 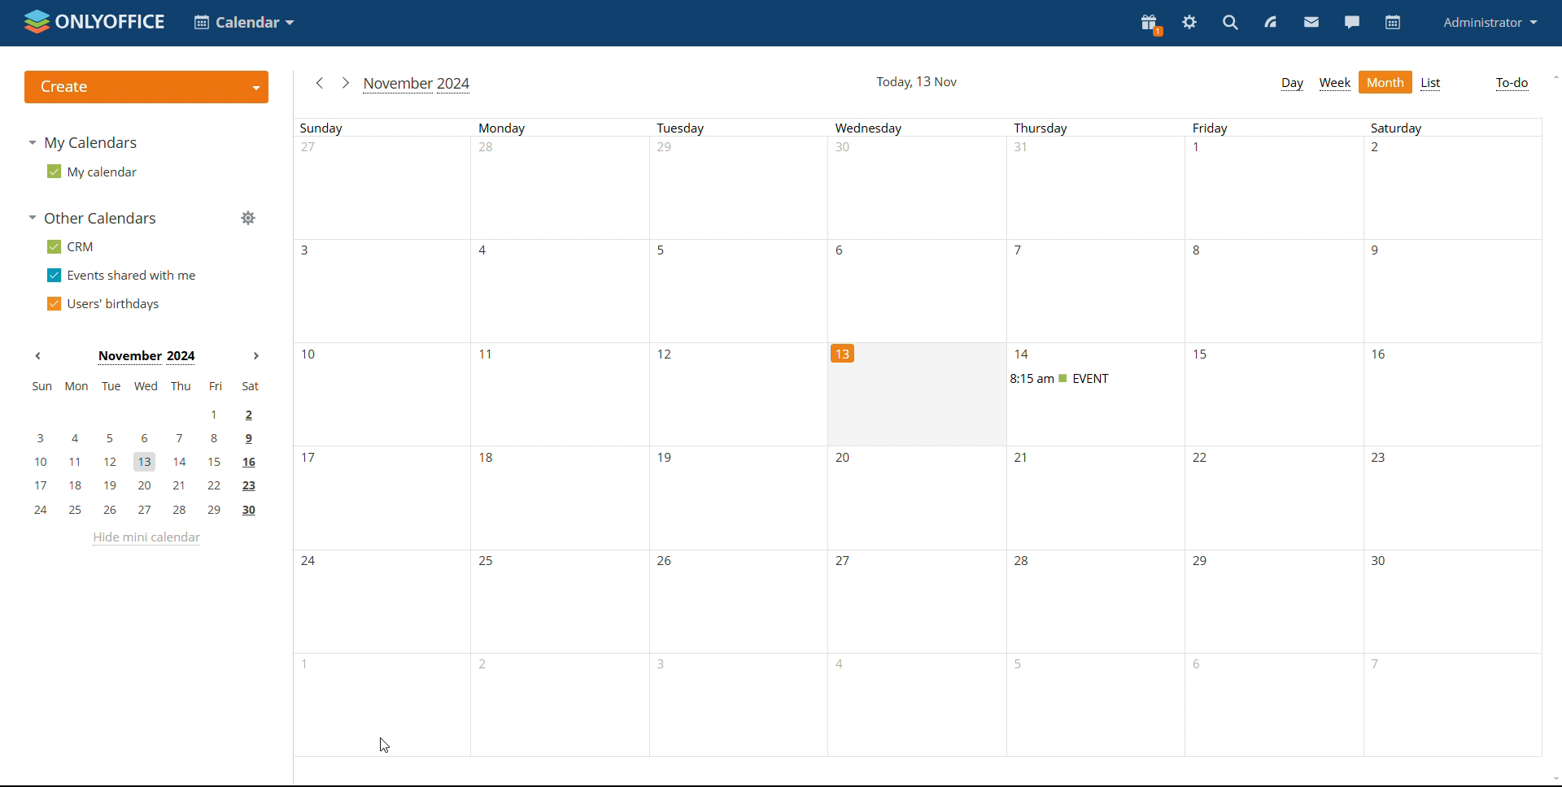 What do you see at coordinates (1376, 396) in the screenshot?
I see `dates of the month` at bounding box center [1376, 396].